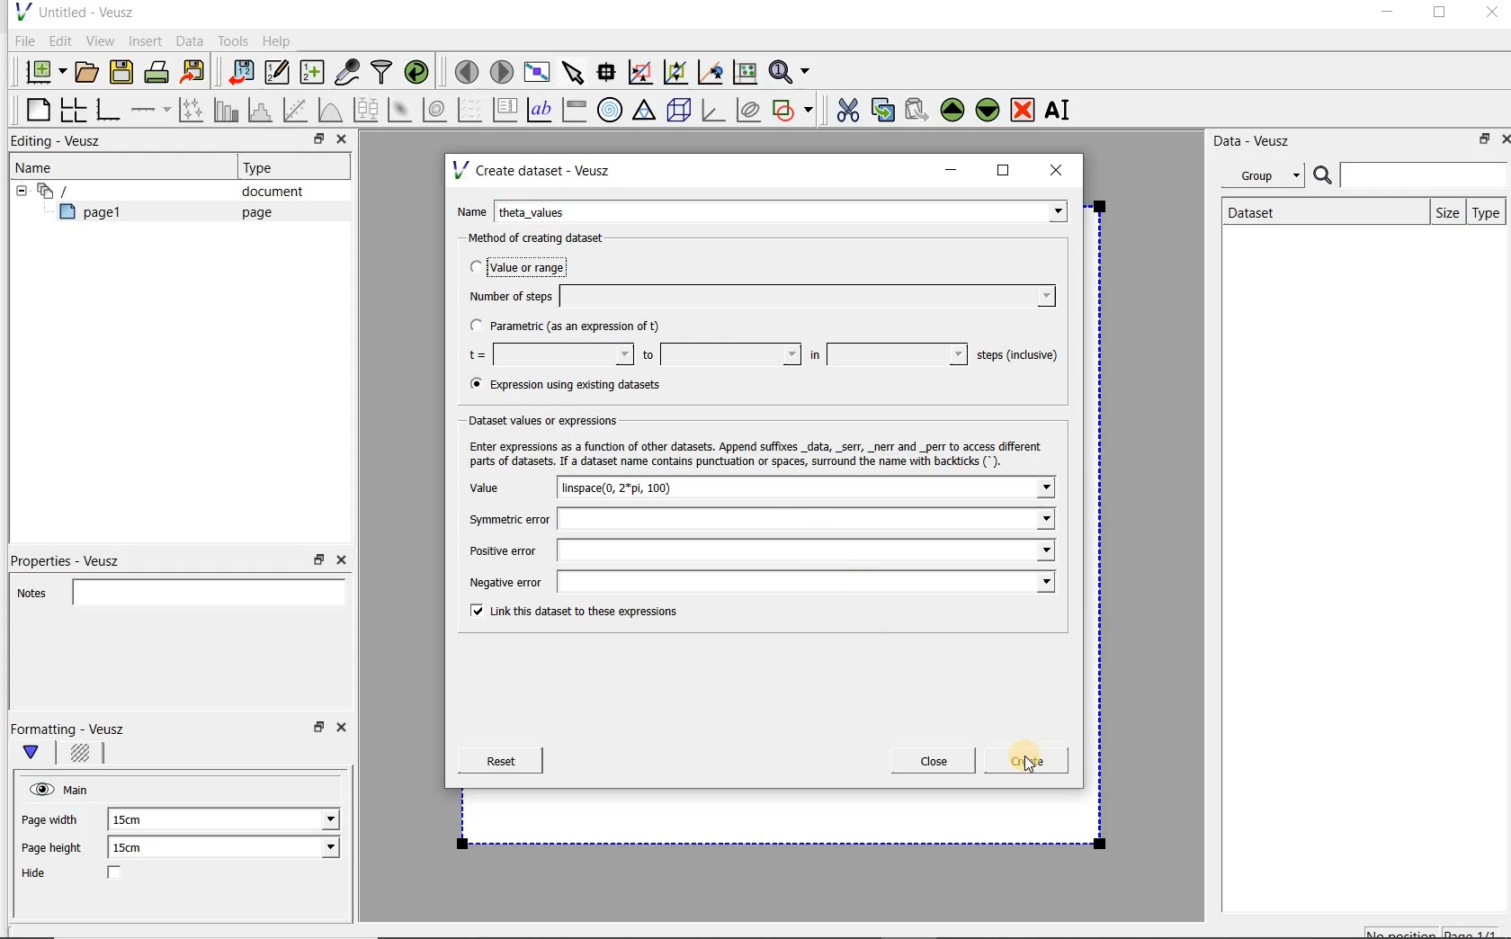  Describe the element at coordinates (646, 111) in the screenshot. I see `ternary graph` at that location.